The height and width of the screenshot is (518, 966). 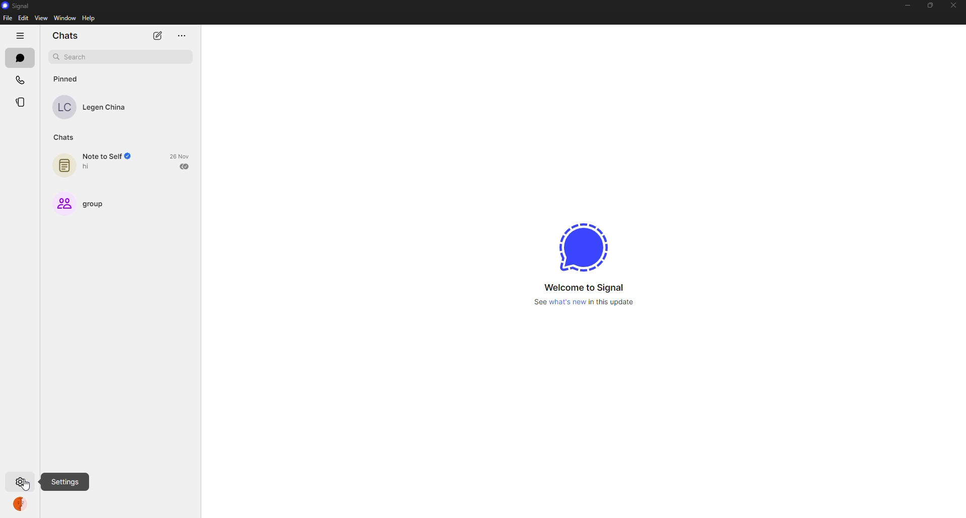 I want to click on chats, so click(x=66, y=36).